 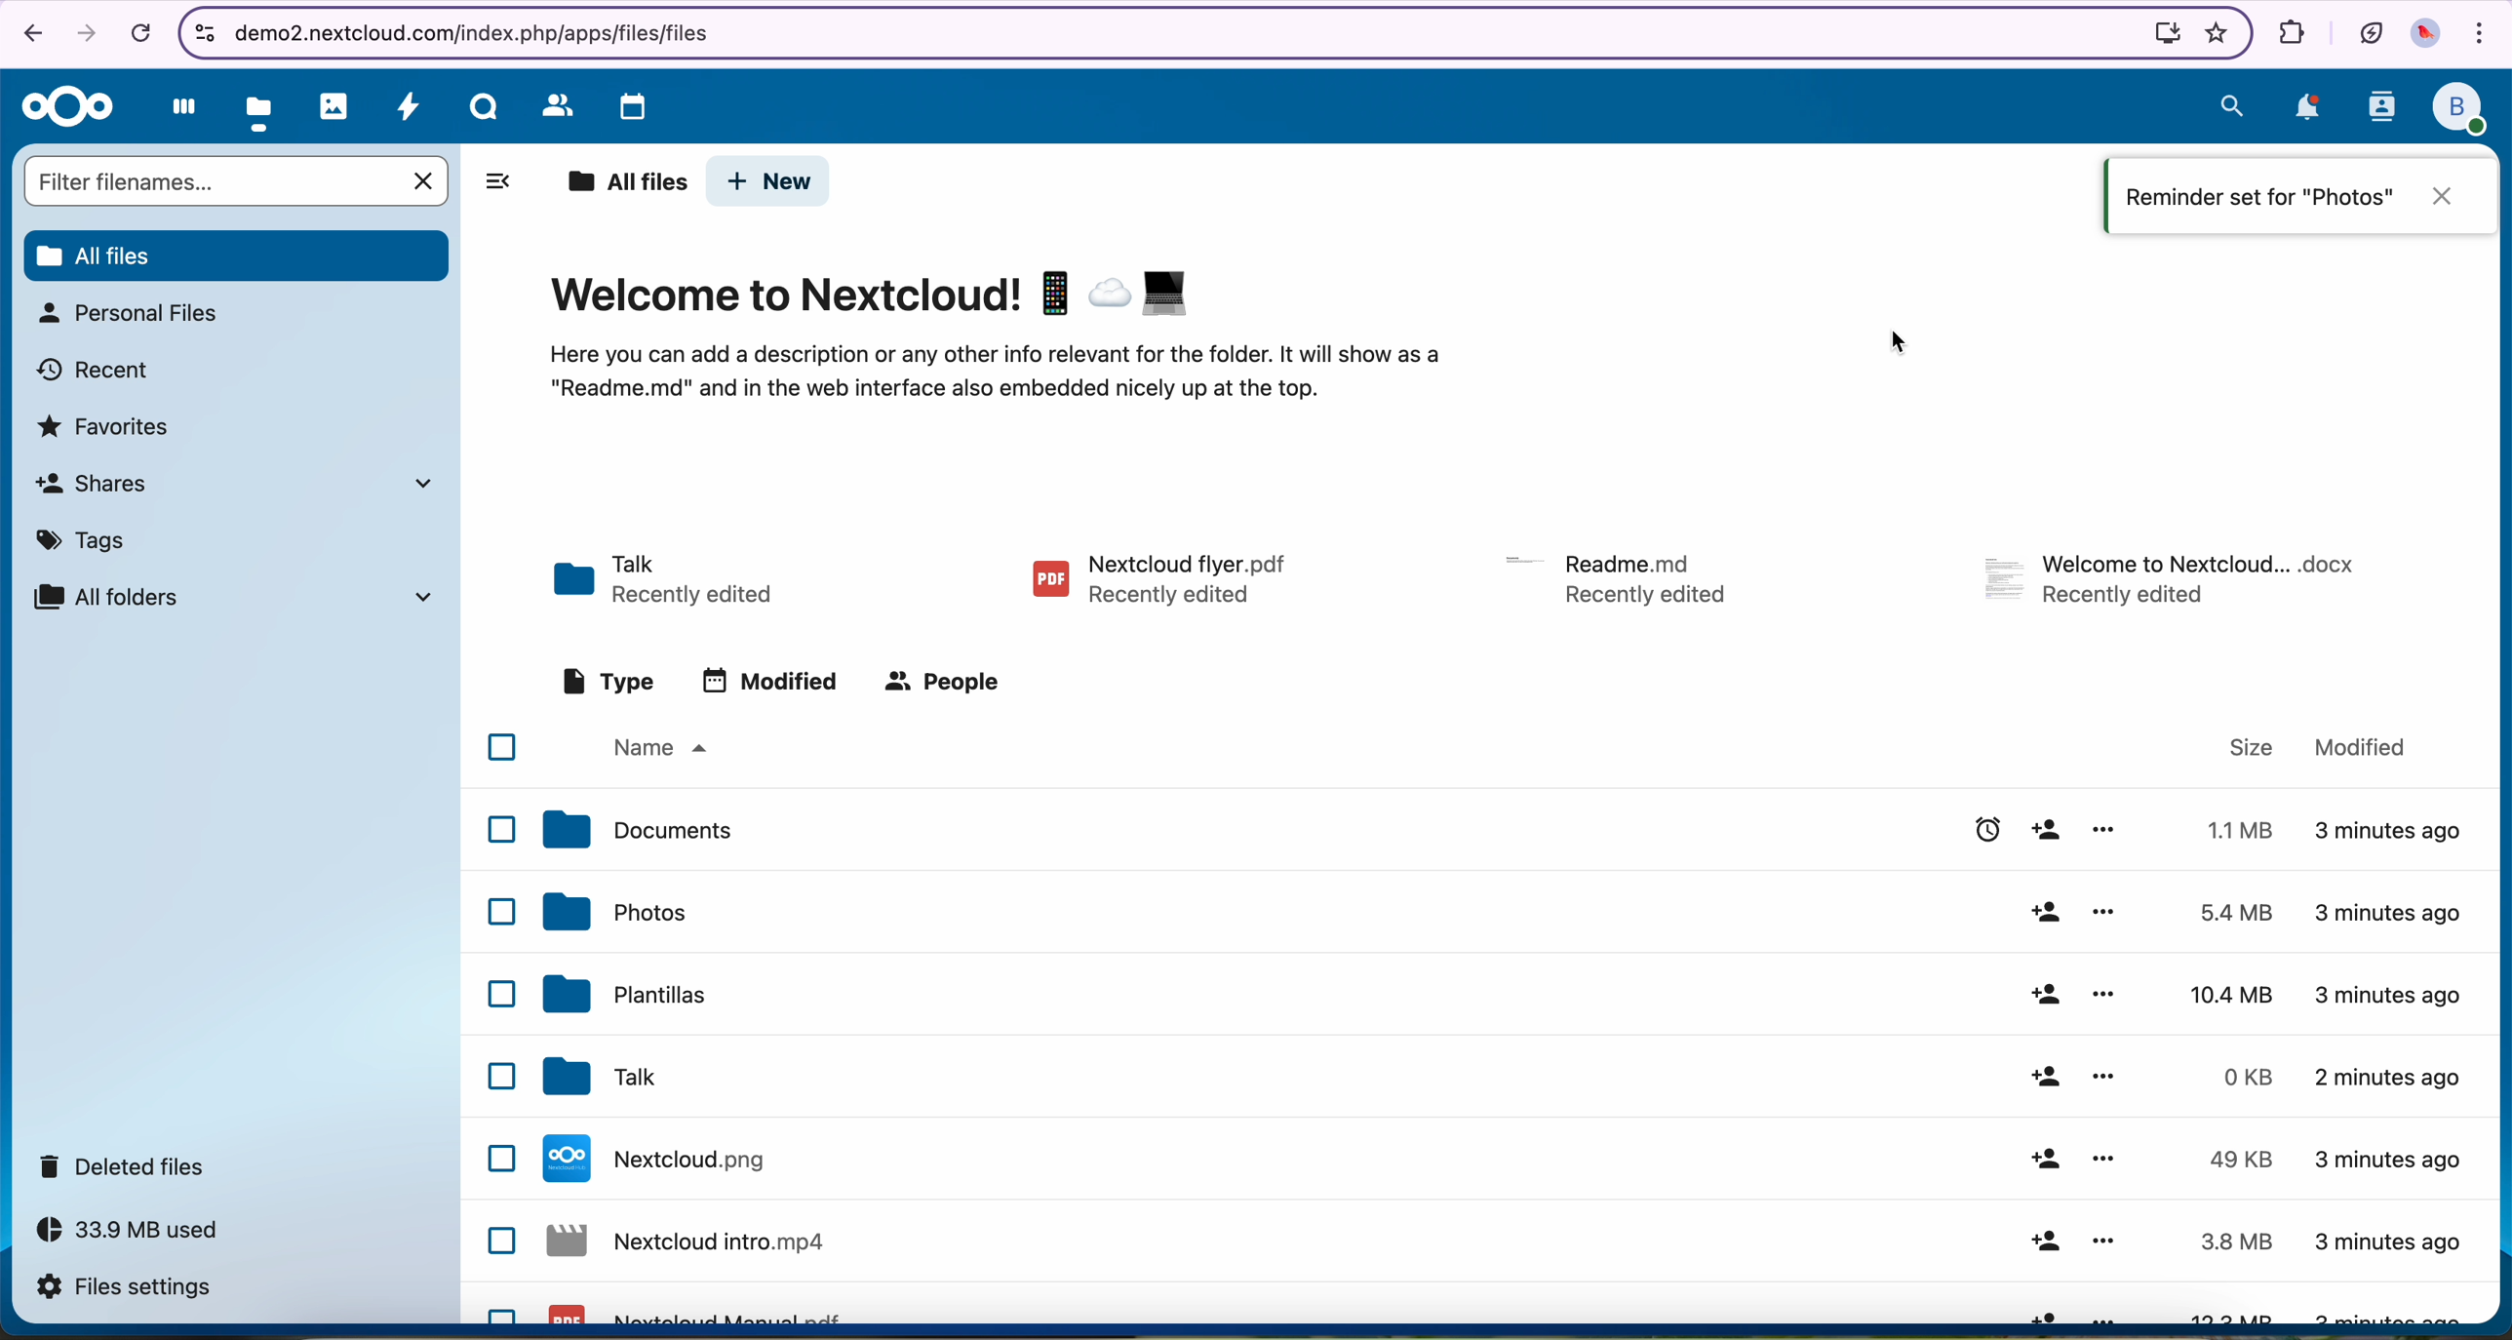 What do you see at coordinates (201, 29) in the screenshot?
I see `controls` at bounding box center [201, 29].